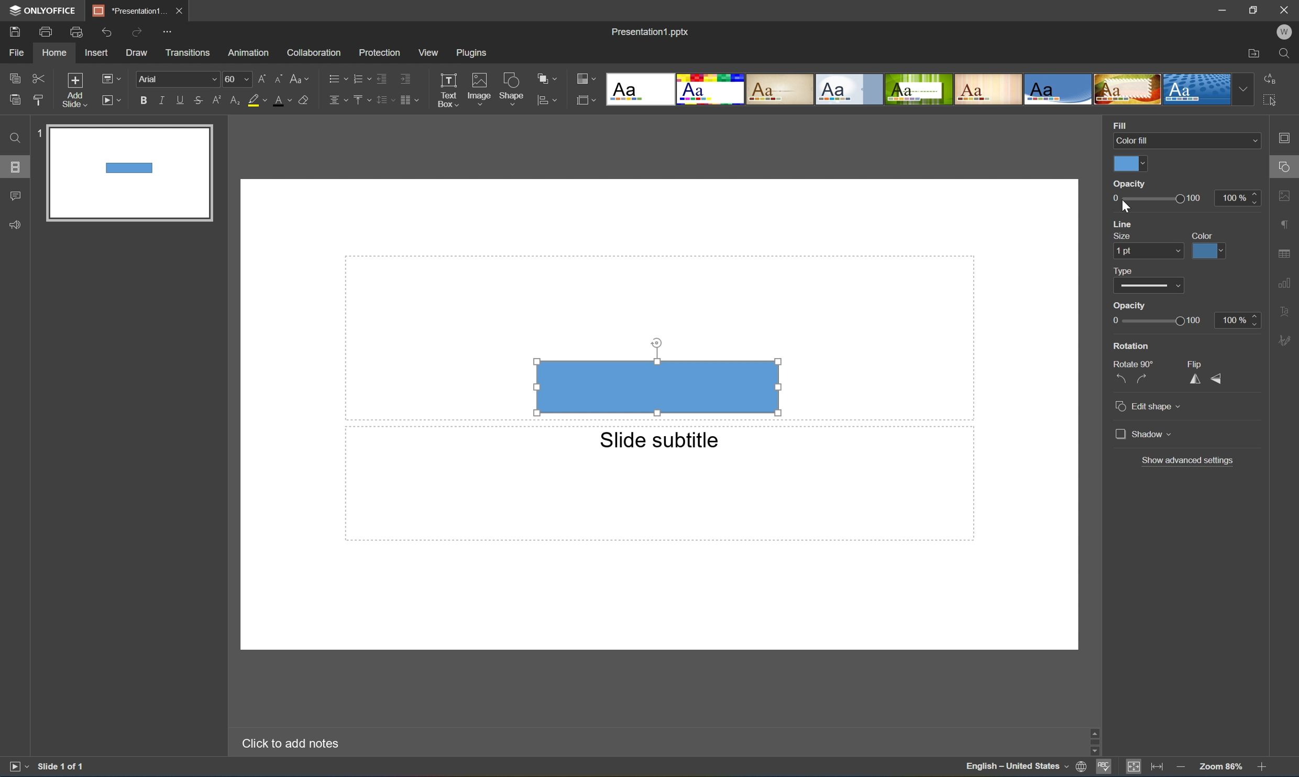  I want to click on Color fill, so click(1184, 139).